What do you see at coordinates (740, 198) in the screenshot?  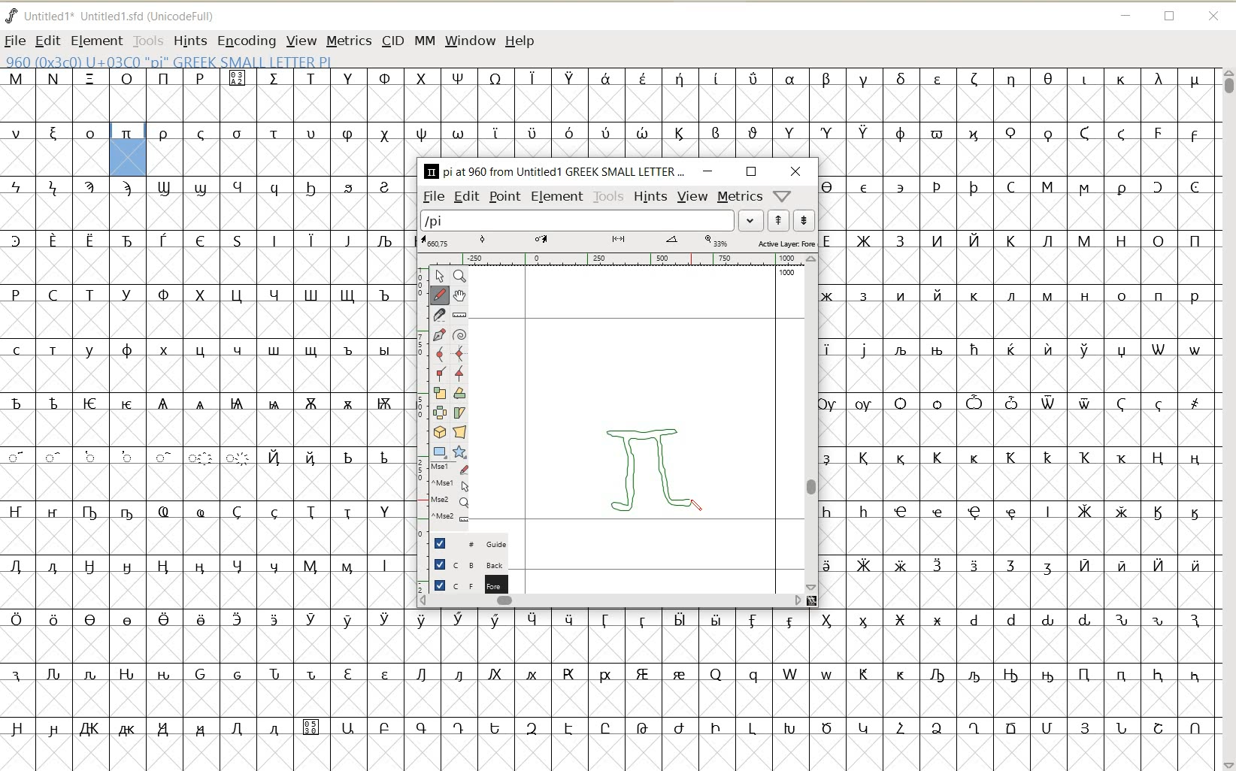 I see `metrics` at bounding box center [740, 198].